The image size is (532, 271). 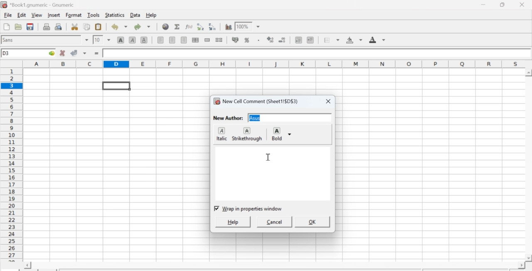 I want to click on scroll right, so click(x=521, y=265).